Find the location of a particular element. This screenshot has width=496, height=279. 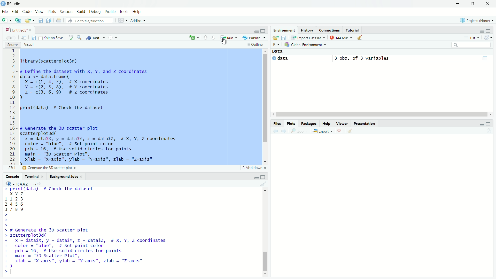

console is located at coordinates (10, 176).